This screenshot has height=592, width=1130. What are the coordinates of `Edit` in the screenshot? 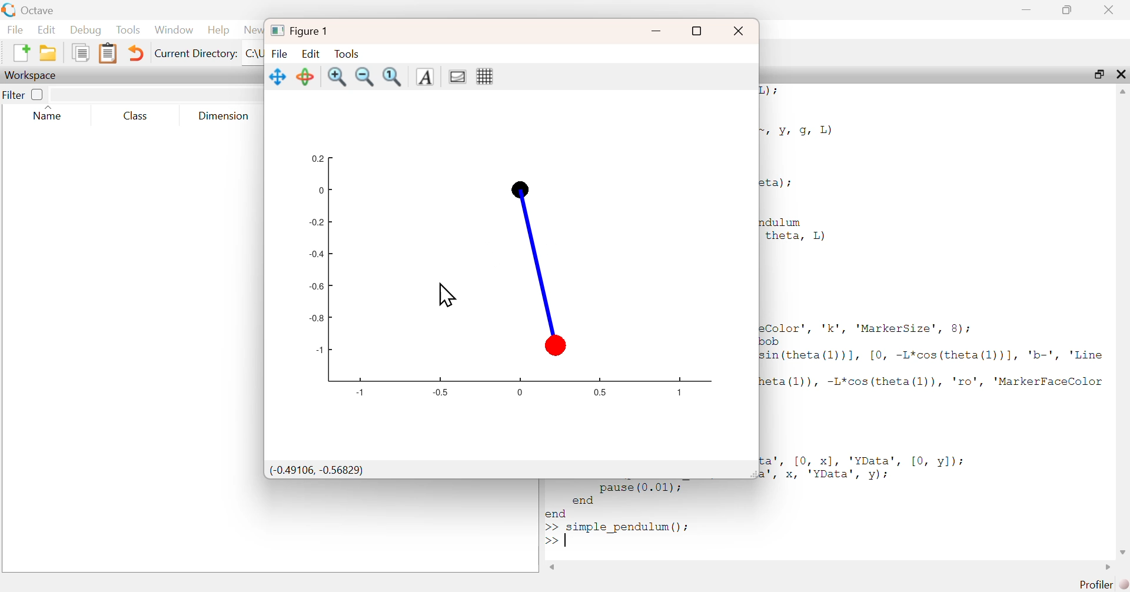 It's located at (311, 54).